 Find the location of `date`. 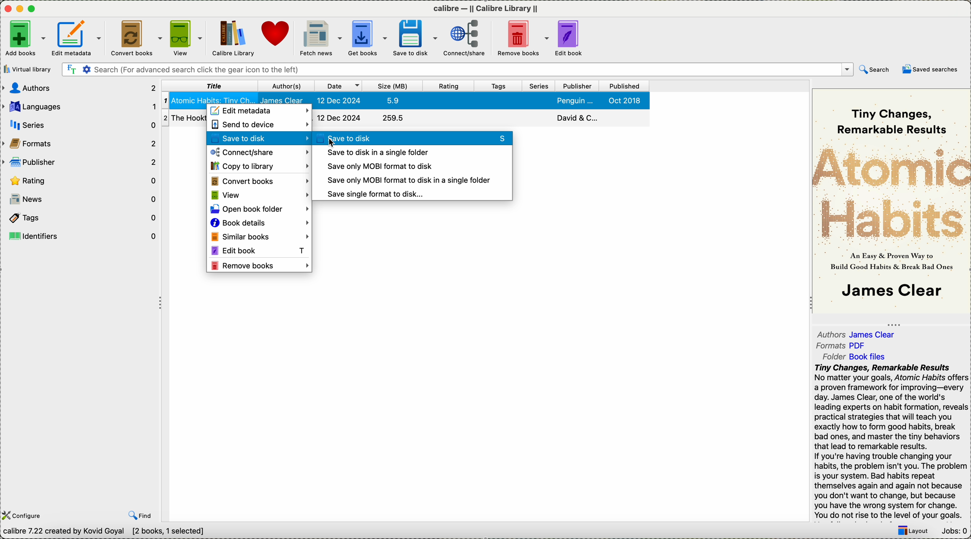

date is located at coordinates (338, 85).